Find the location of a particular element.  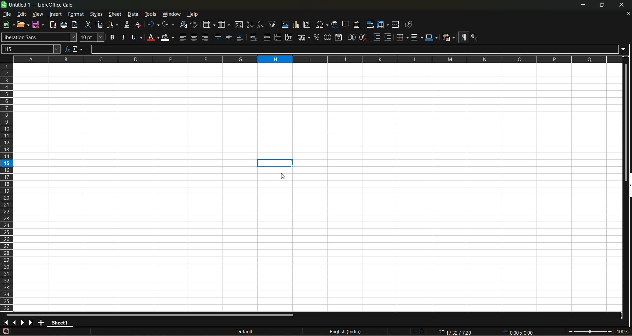

hide is located at coordinates (628, 186).